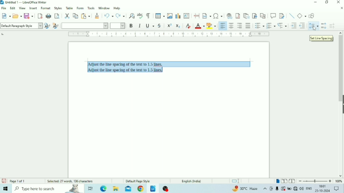 This screenshot has height=193, width=344. I want to click on File Explorer, so click(116, 188).